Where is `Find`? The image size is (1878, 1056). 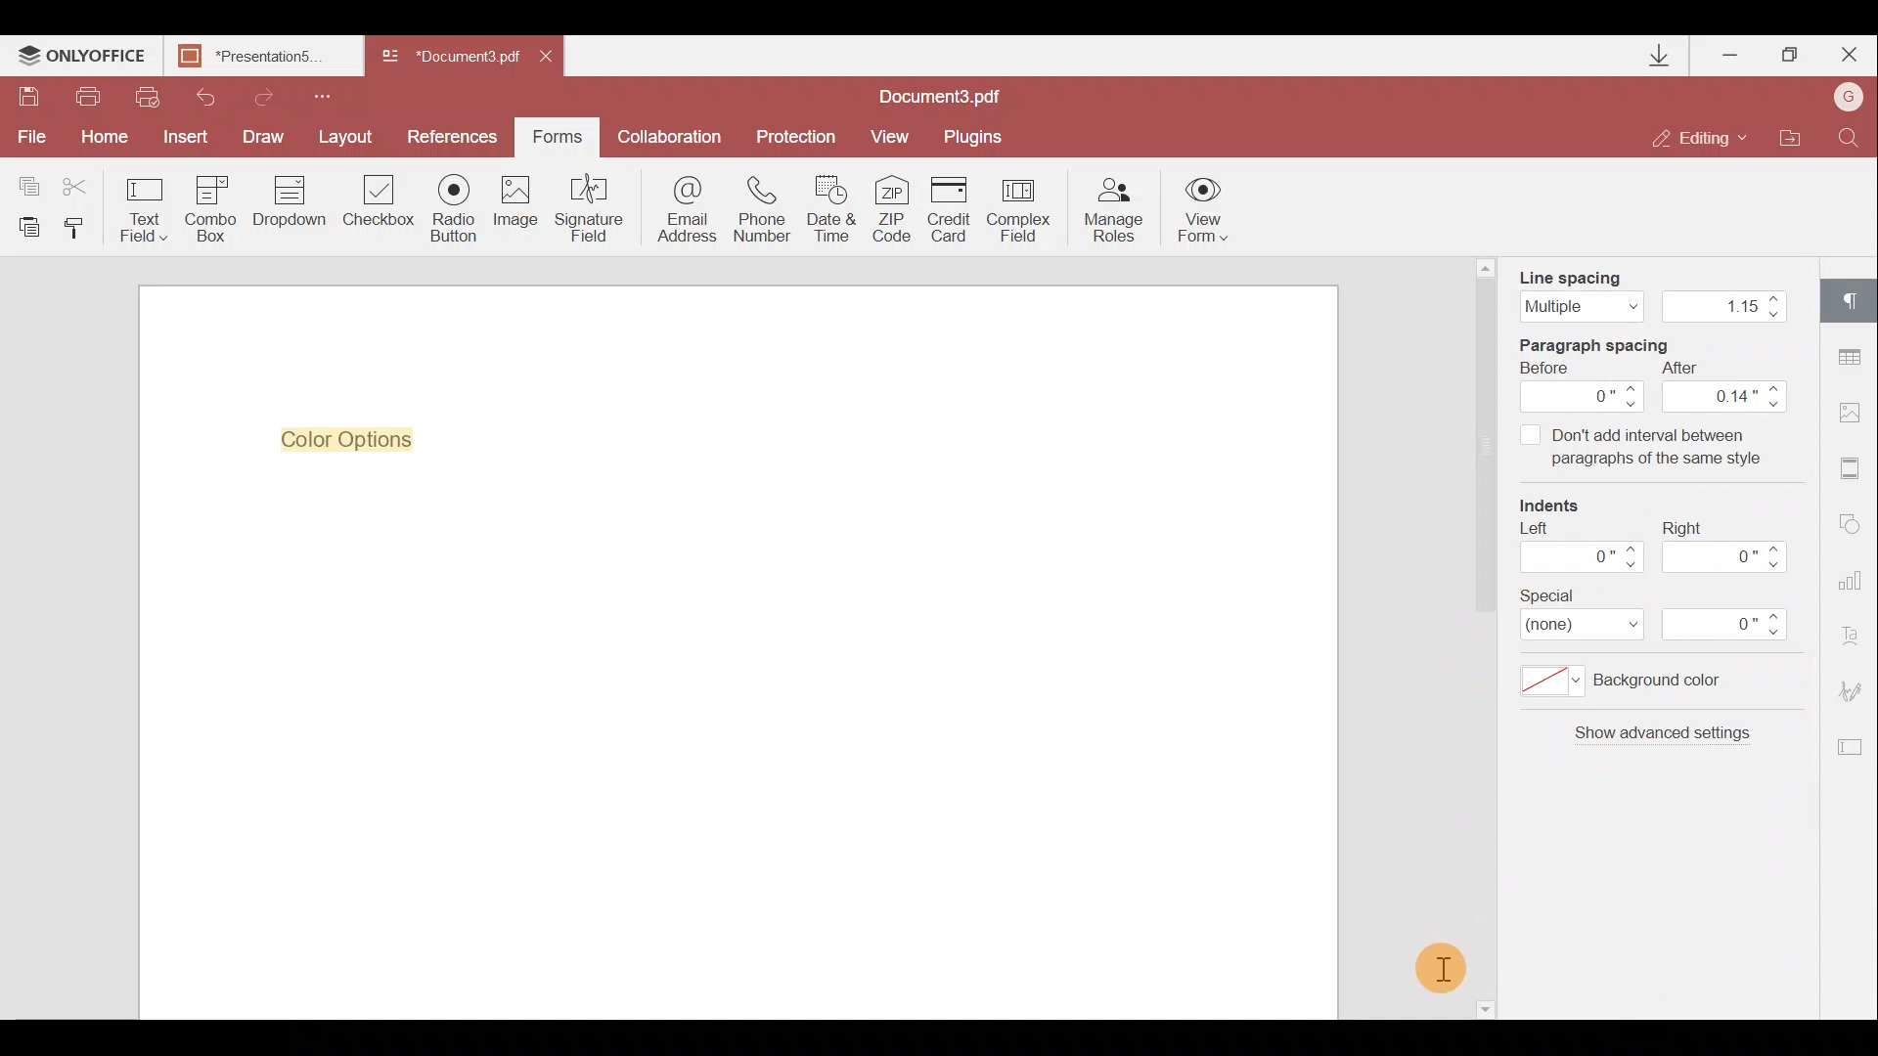
Find is located at coordinates (1853, 137).